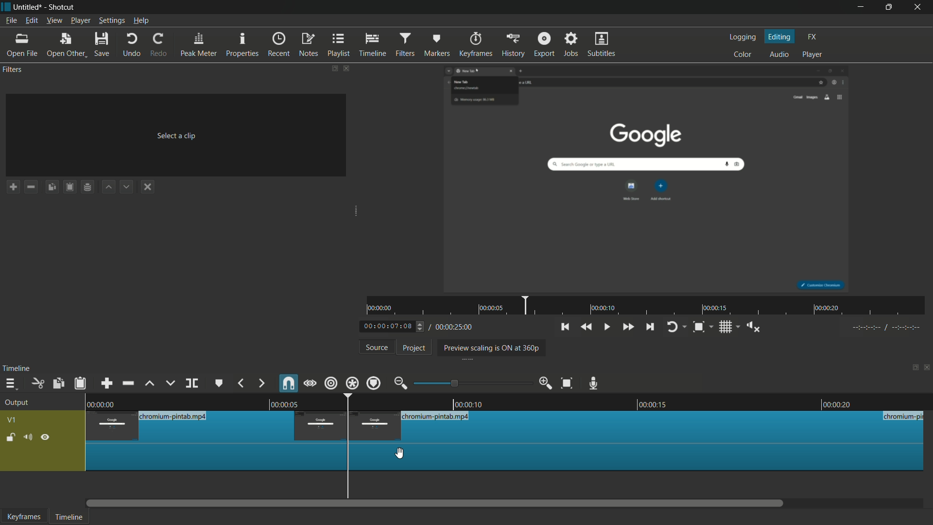 This screenshot has height=525, width=933. What do you see at coordinates (927, 368) in the screenshot?
I see `close timeline` at bounding box center [927, 368].